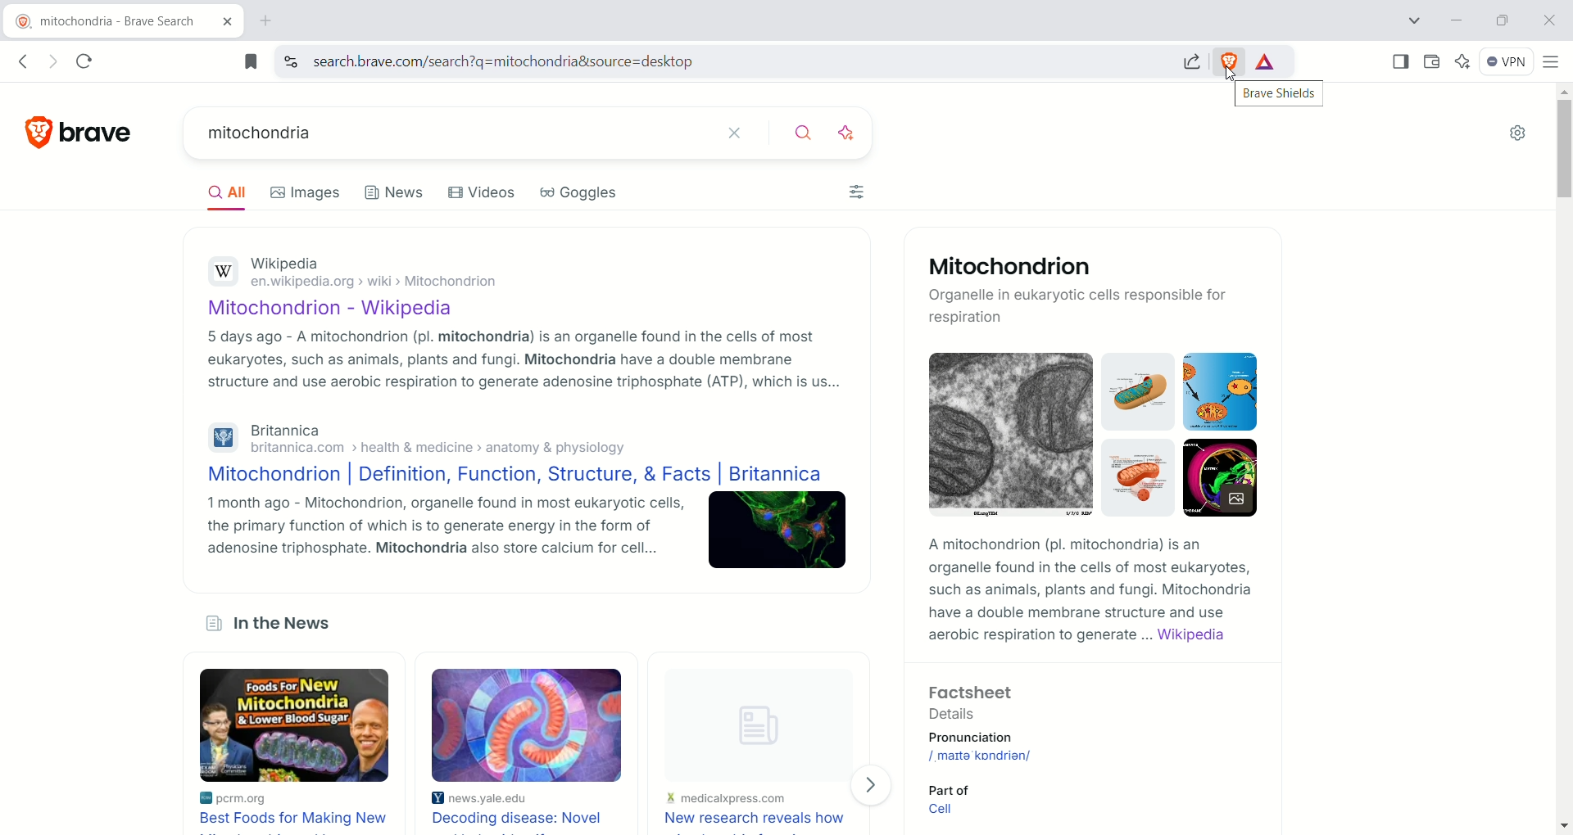 This screenshot has width=1573, height=835. Describe the element at coordinates (1412, 23) in the screenshot. I see `search tab` at that location.